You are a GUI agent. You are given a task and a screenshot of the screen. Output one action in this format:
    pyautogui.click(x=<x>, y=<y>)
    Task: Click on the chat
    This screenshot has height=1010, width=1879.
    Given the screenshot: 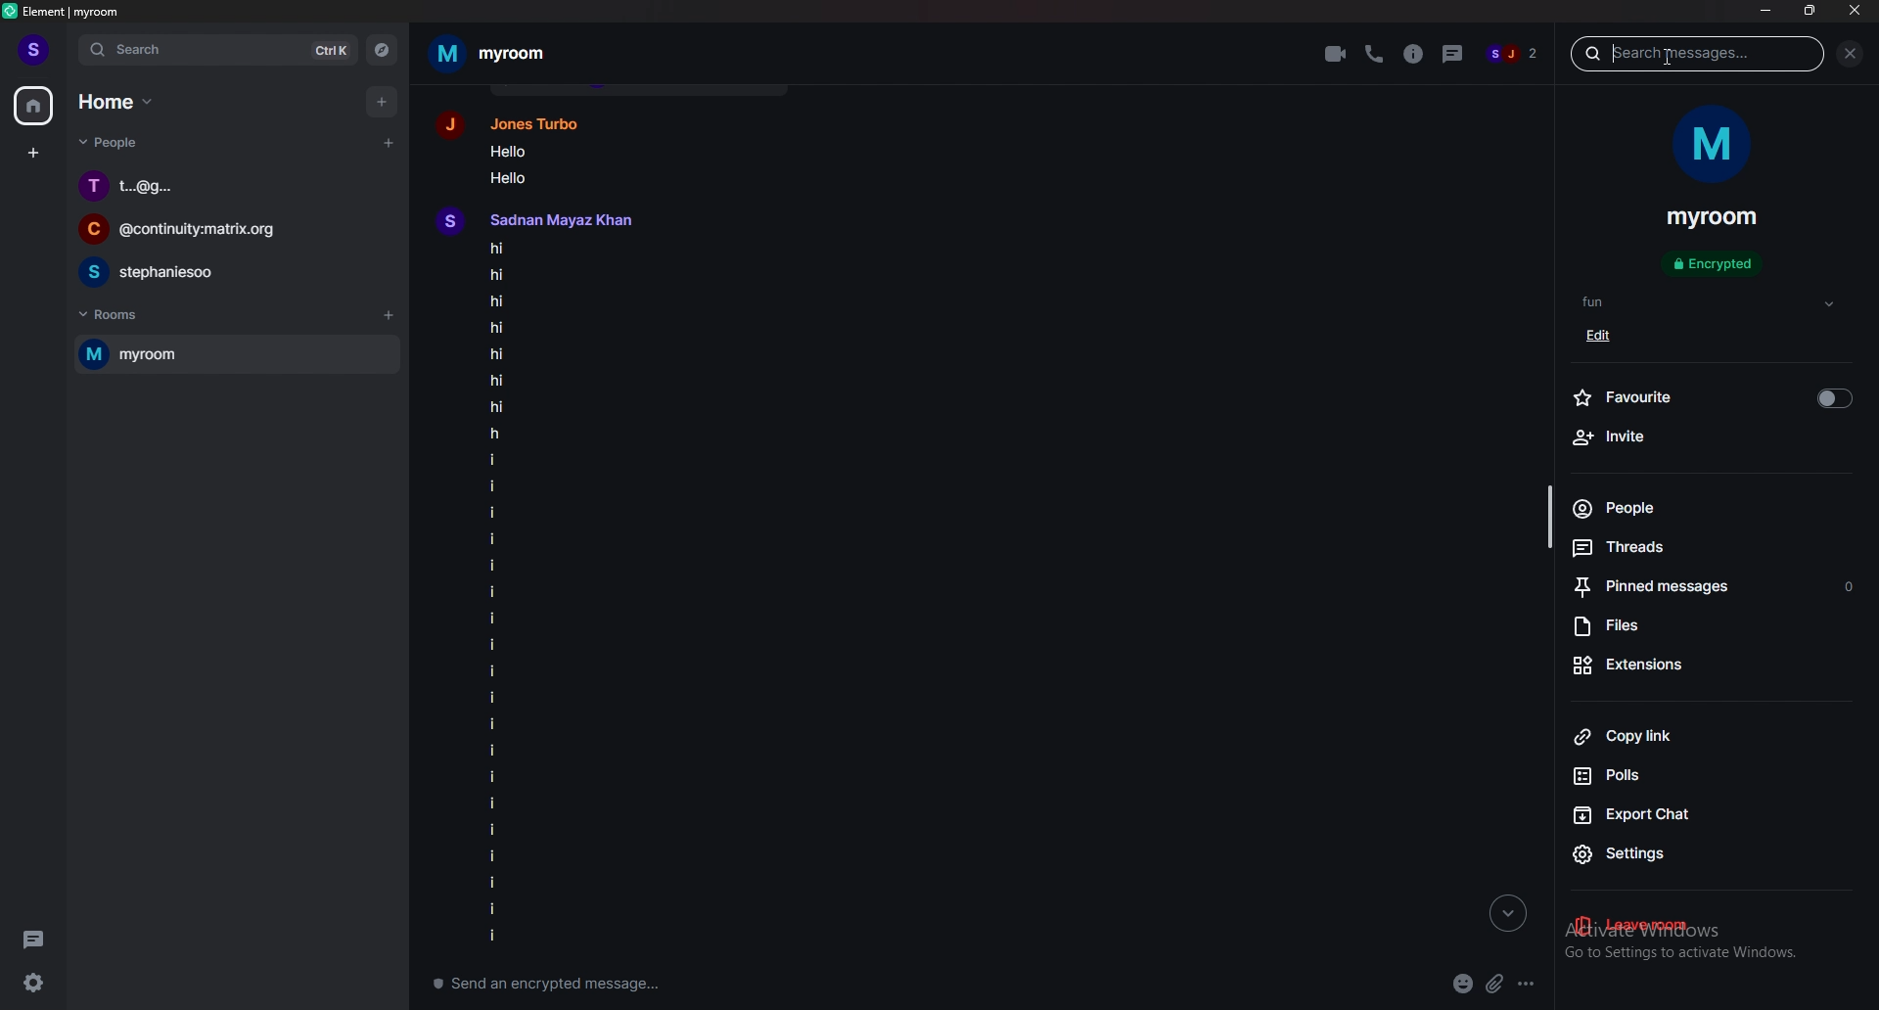 What is the action you would take?
    pyautogui.click(x=232, y=230)
    